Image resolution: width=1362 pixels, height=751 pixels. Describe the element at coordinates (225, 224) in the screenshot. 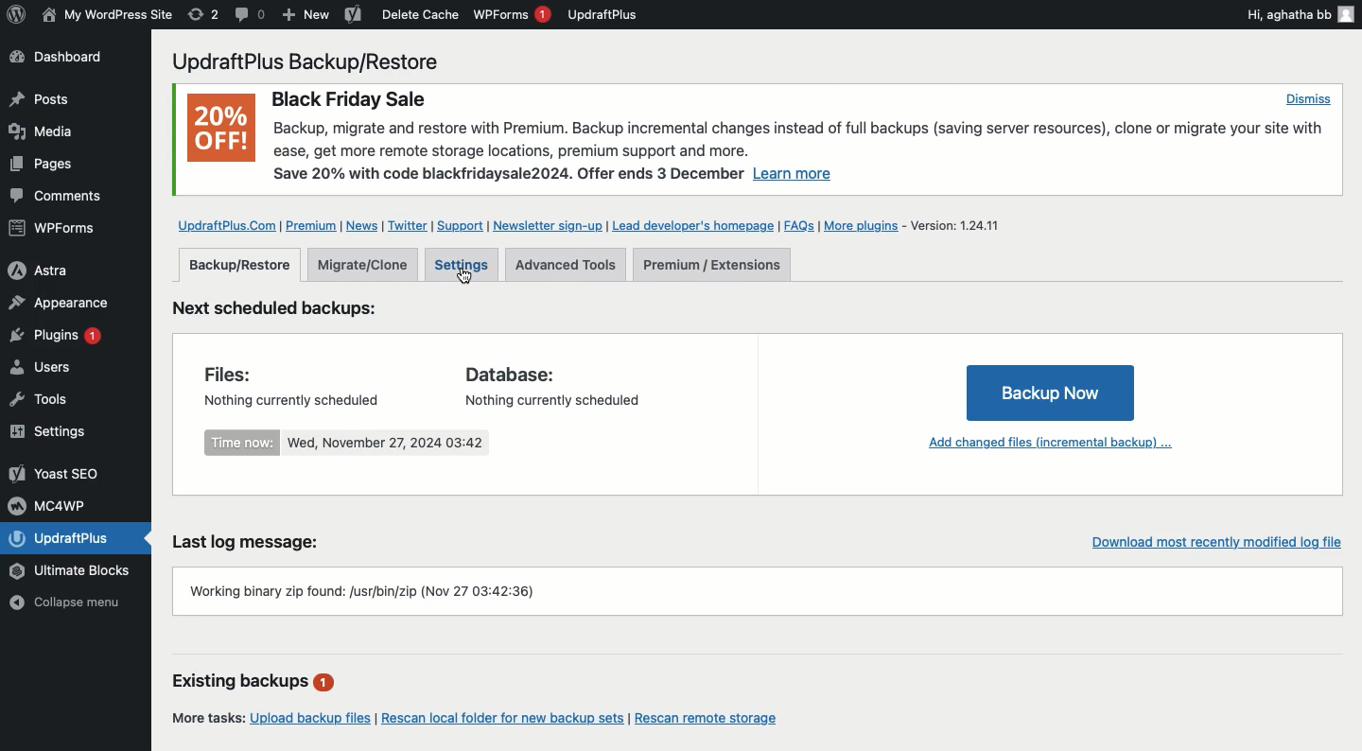

I see `UpdraftPlus.com` at that location.